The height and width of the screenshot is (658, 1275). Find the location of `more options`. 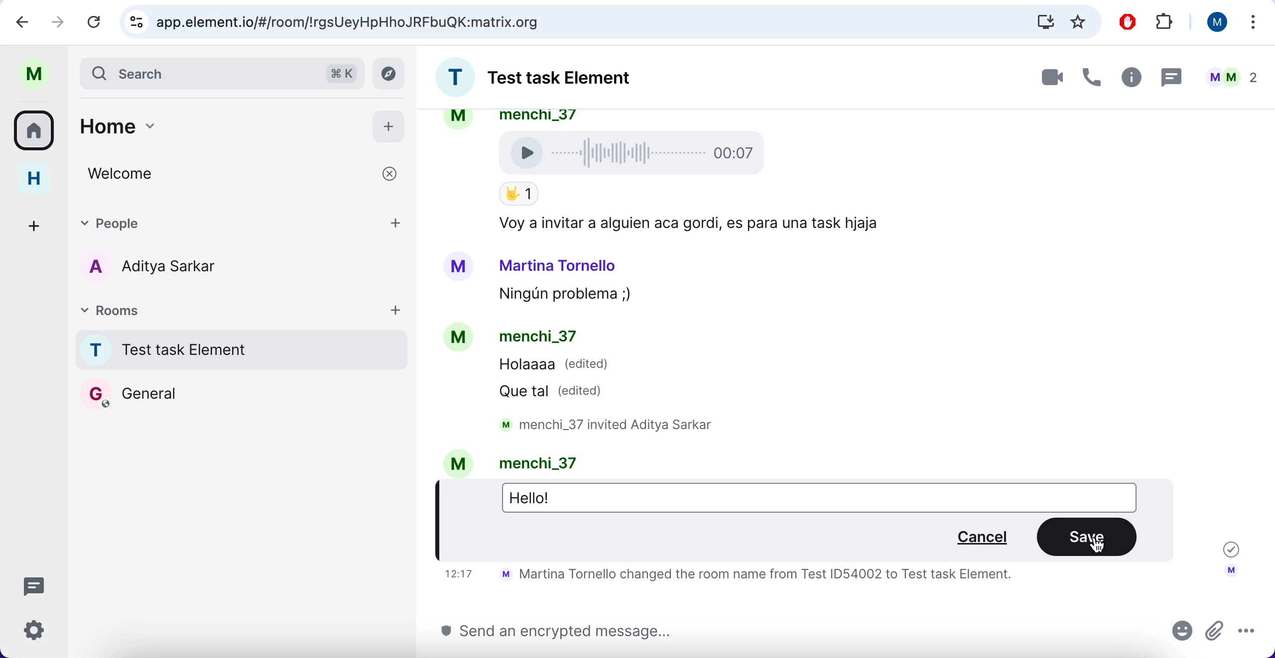

more options is located at coordinates (1247, 634).